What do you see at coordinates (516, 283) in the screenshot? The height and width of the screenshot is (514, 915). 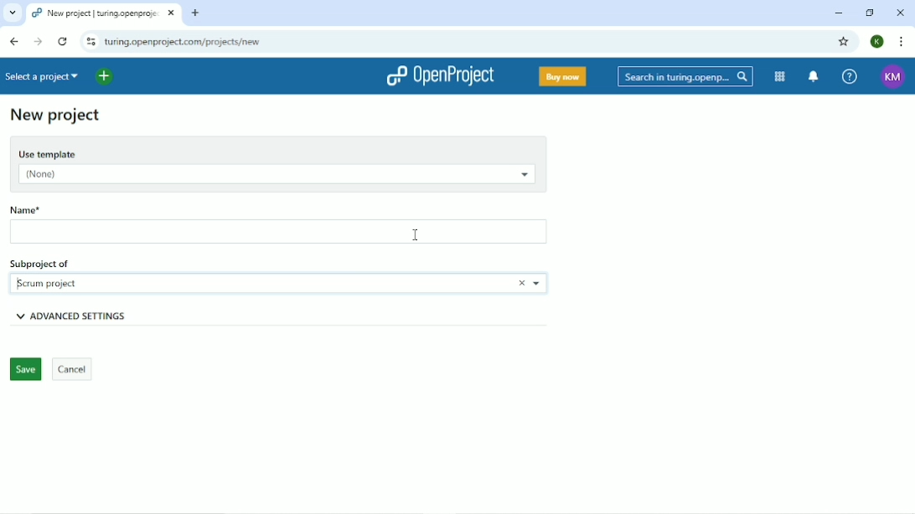 I see `Close` at bounding box center [516, 283].